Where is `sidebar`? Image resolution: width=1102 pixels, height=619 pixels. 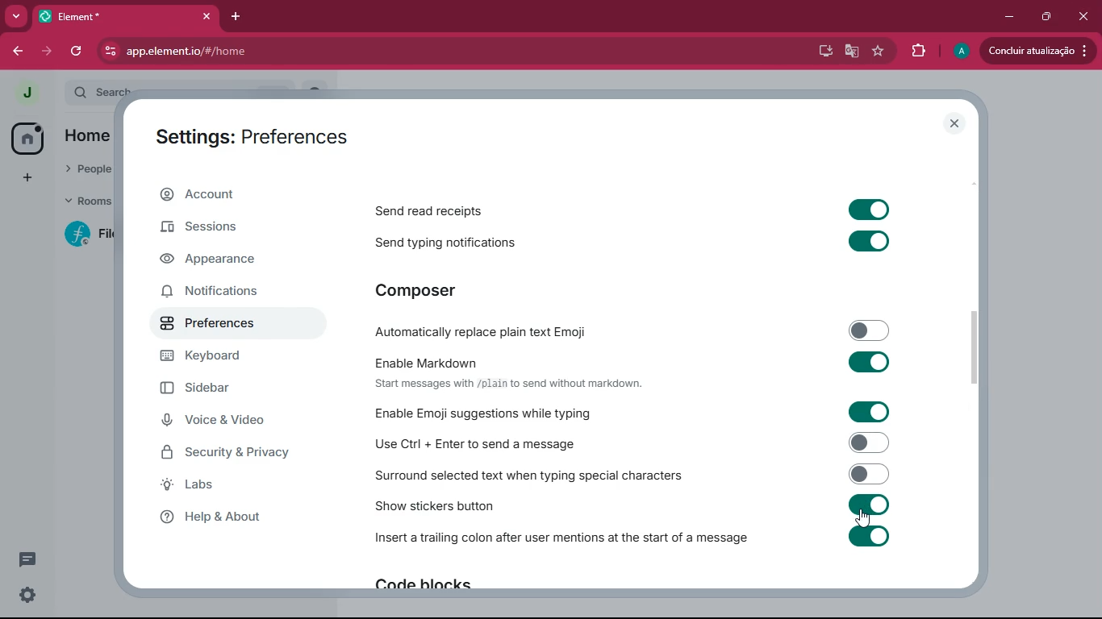
sidebar is located at coordinates (225, 389).